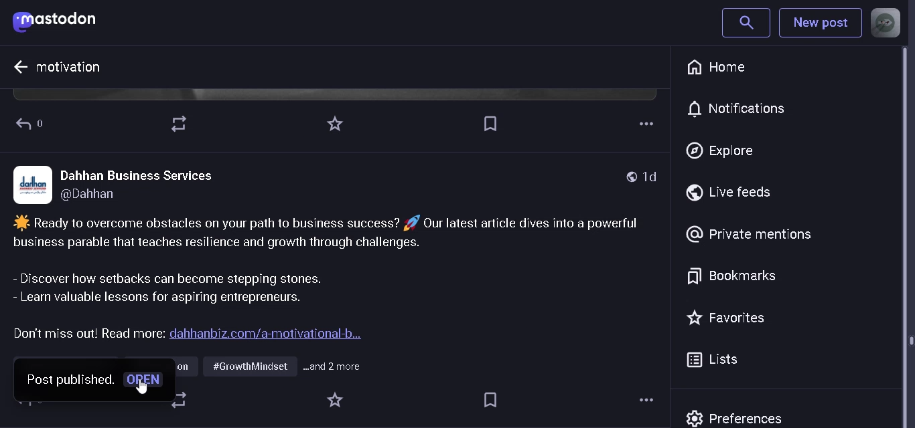 This screenshot has width=915, height=428. I want to click on home, so click(721, 68).